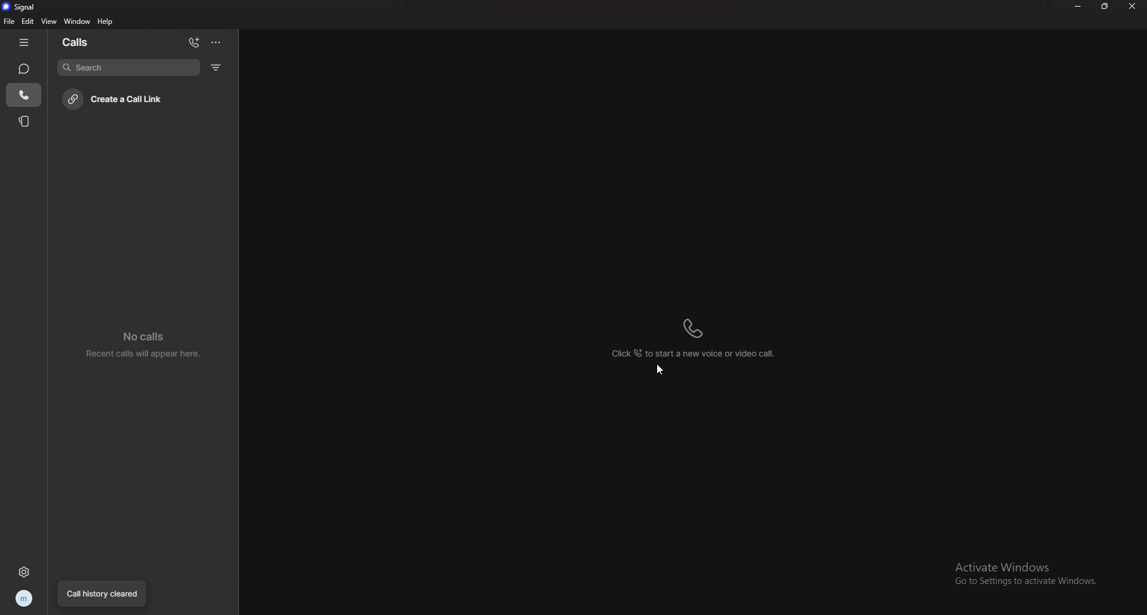 Image resolution: width=1147 pixels, height=615 pixels. I want to click on view, so click(50, 21).